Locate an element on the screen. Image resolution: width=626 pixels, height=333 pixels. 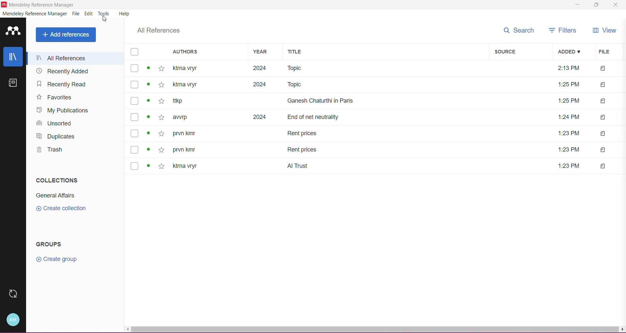
year is located at coordinates (261, 85).